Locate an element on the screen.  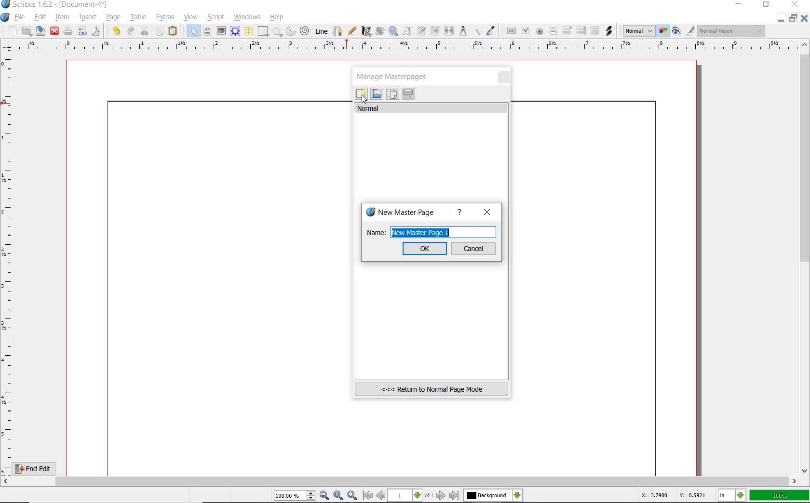
close is located at coordinates (505, 78).